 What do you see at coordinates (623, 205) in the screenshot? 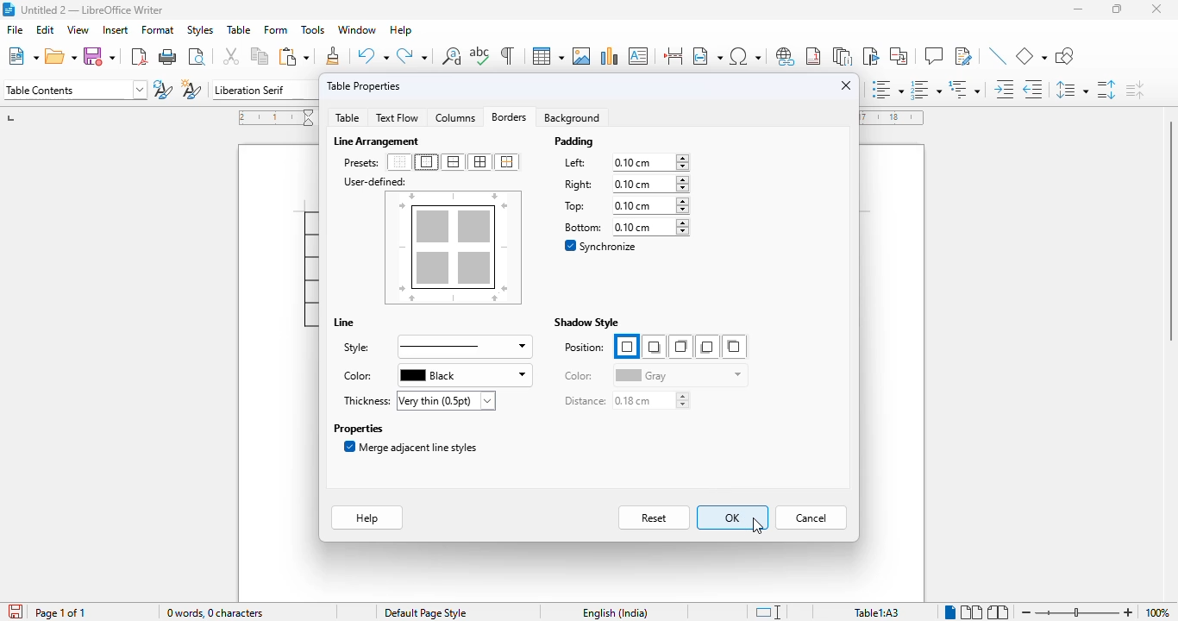
I see `top: 0.10 cm` at bounding box center [623, 205].